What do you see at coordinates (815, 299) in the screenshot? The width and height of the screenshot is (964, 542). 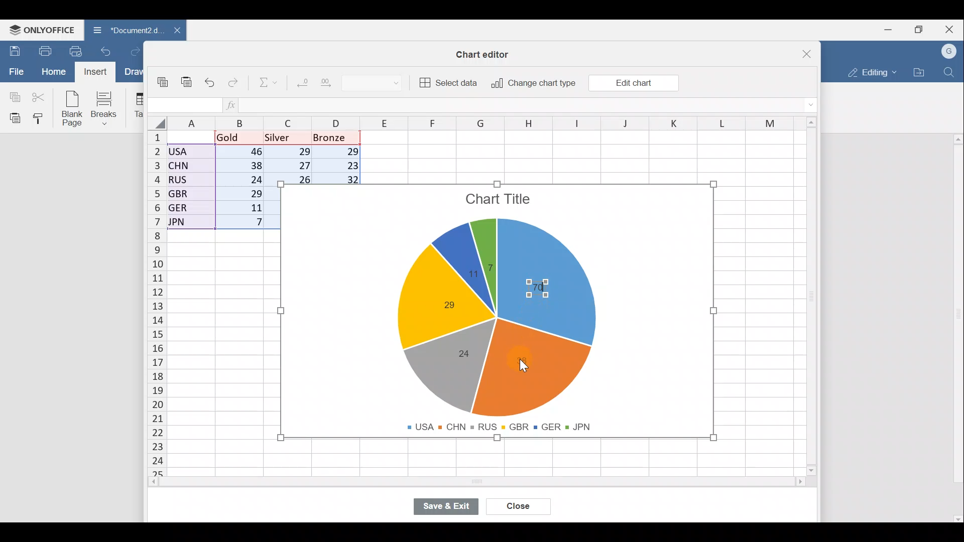 I see `Scroll bar` at bounding box center [815, 299].